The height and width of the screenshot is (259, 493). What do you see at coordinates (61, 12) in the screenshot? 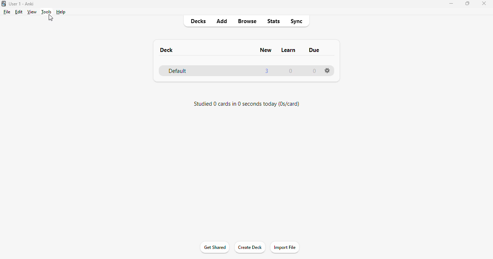
I see `help` at bounding box center [61, 12].